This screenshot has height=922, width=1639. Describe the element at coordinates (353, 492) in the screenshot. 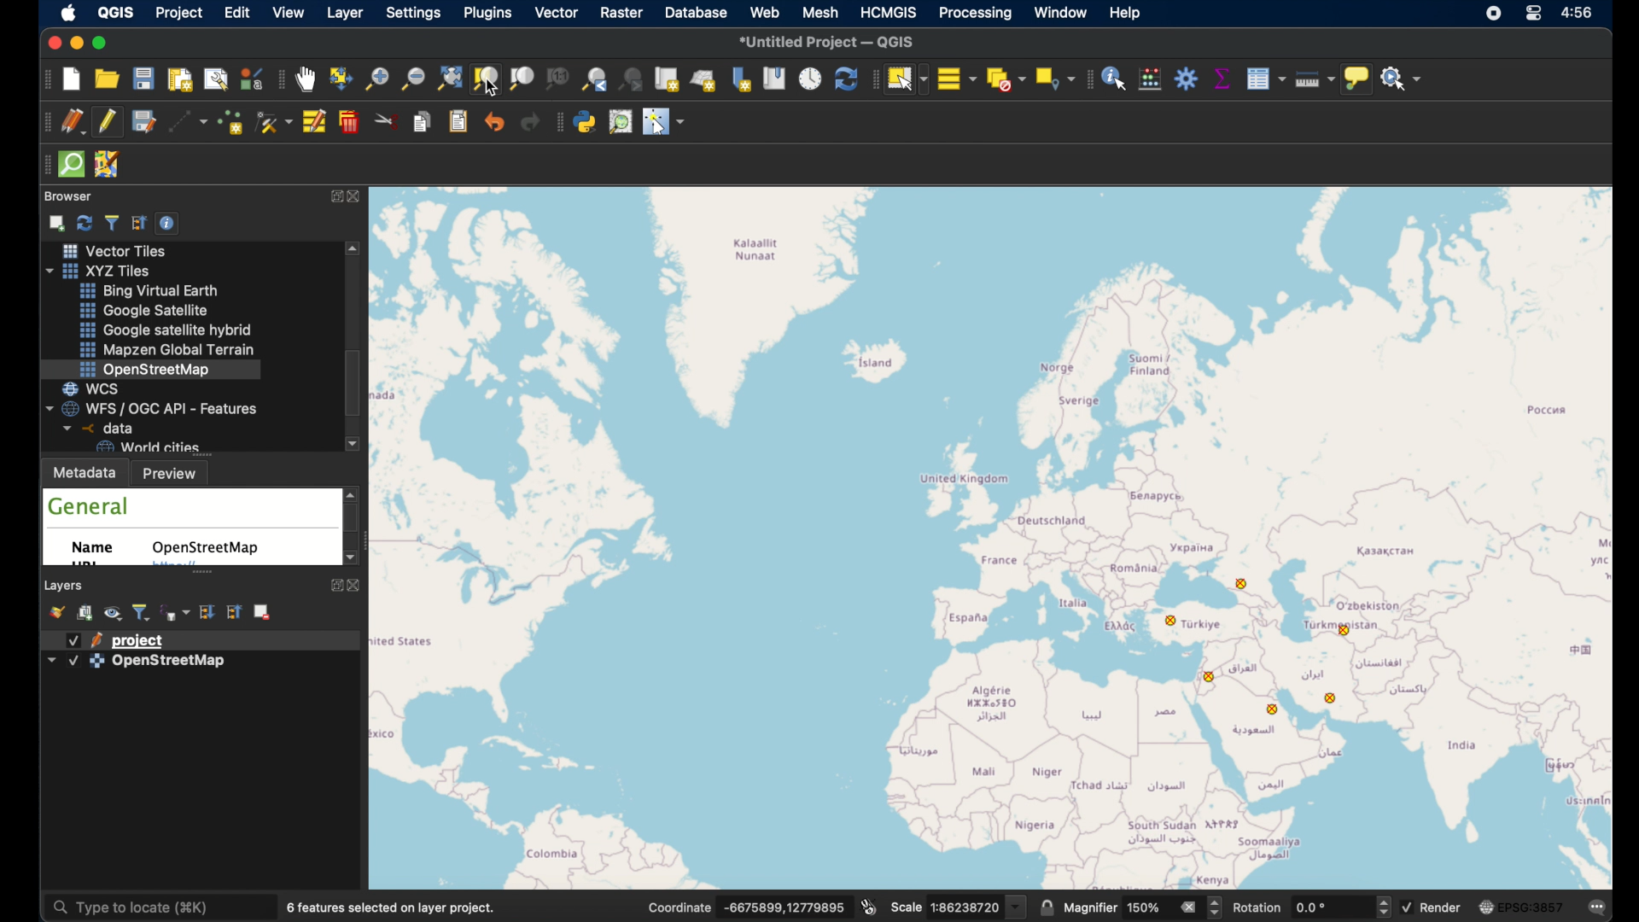

I see `scroll up arrow` at that location.